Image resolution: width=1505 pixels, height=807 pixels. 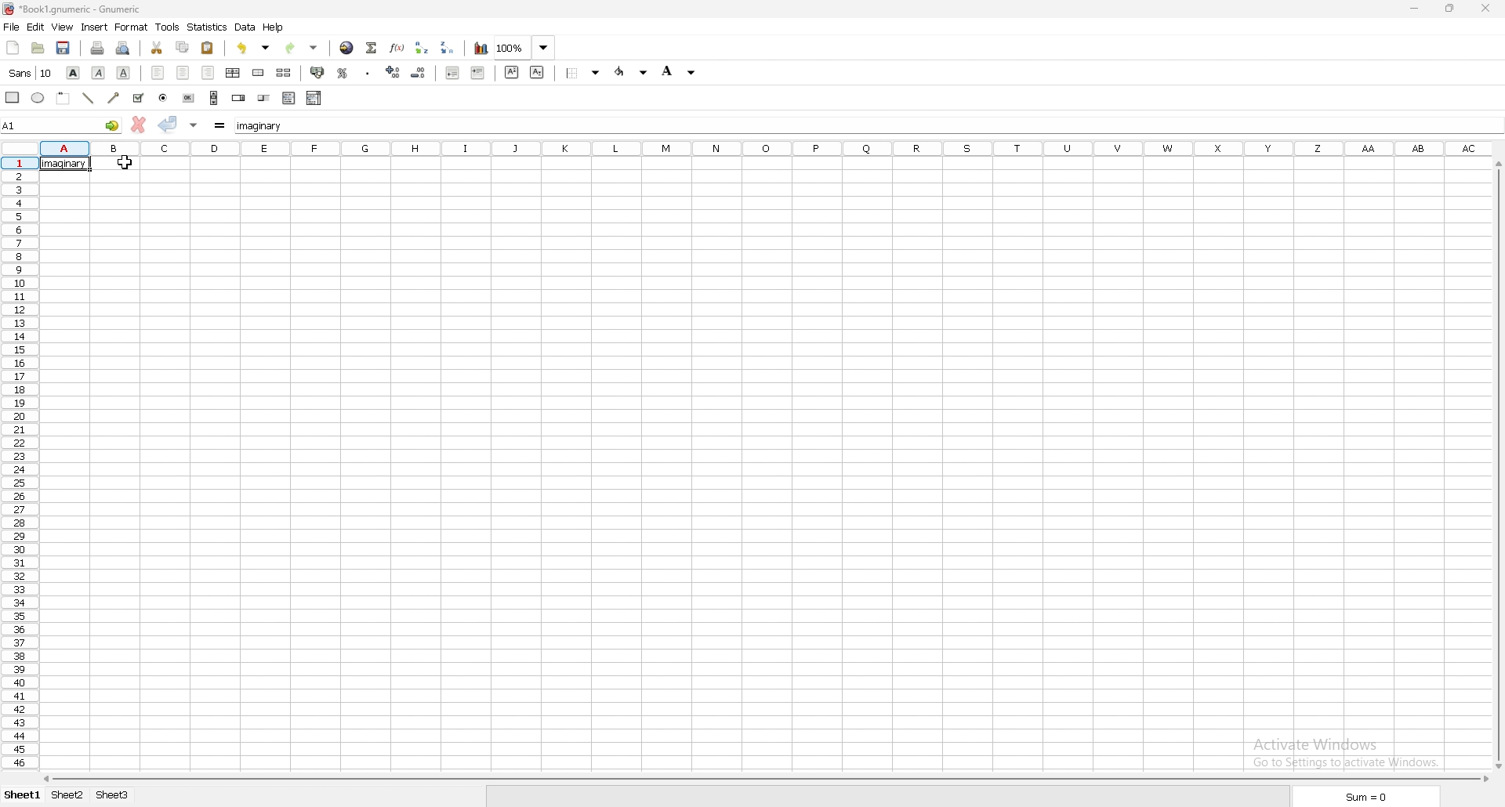 I want to click on accept changes in all cells, so click(x=193, y=125).